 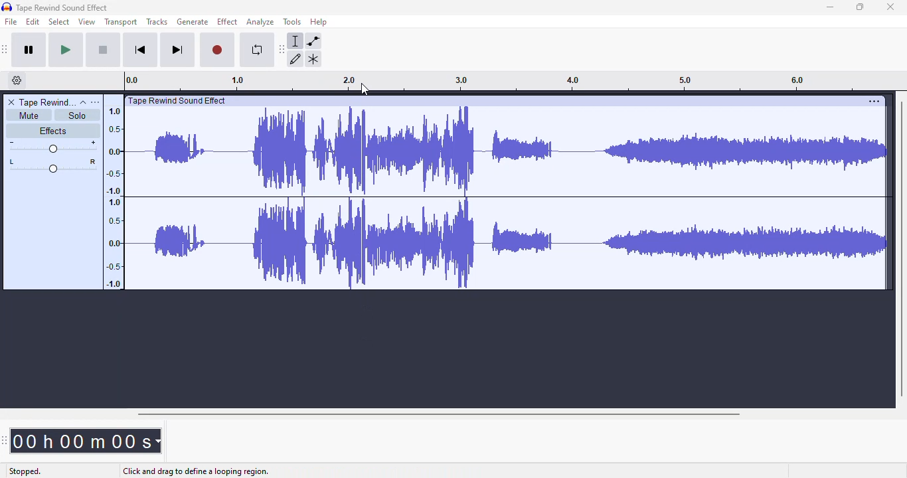 I want to click on logo, so click(x=7, y=6).